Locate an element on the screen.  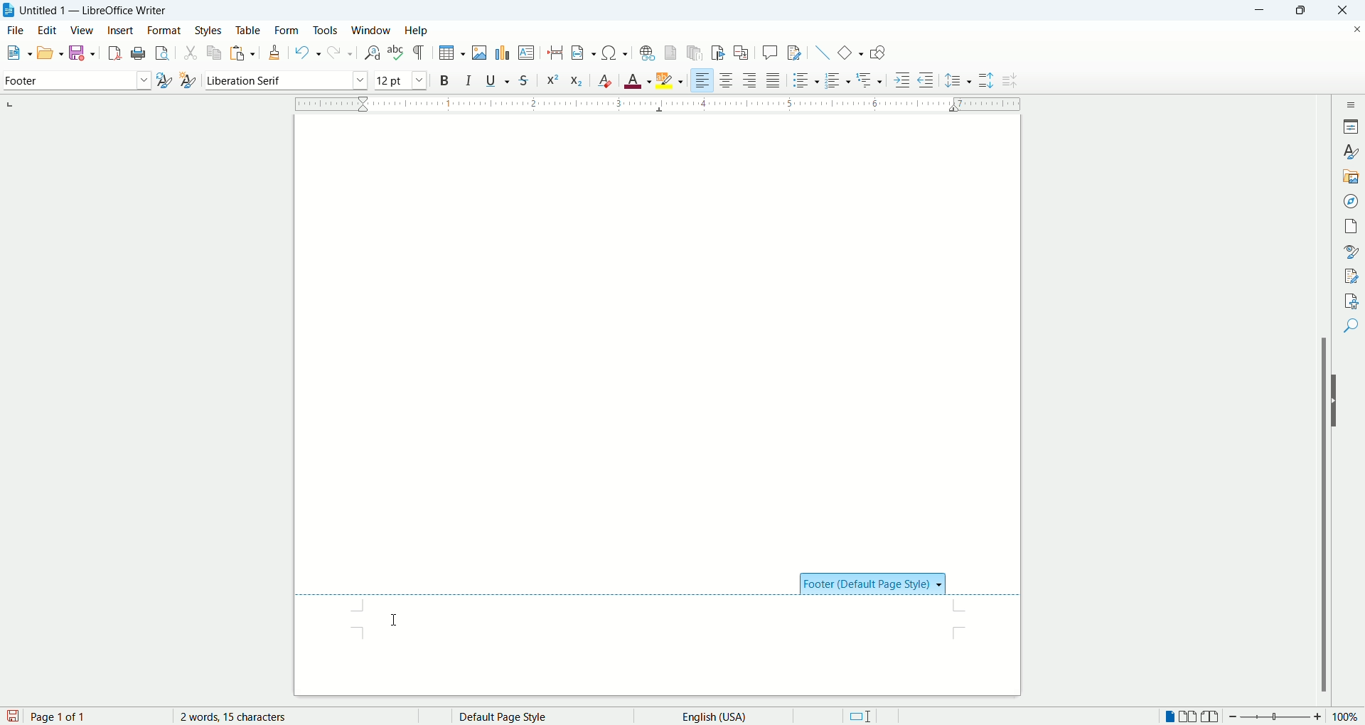
export as pdf is located at coordinates (112, 53).